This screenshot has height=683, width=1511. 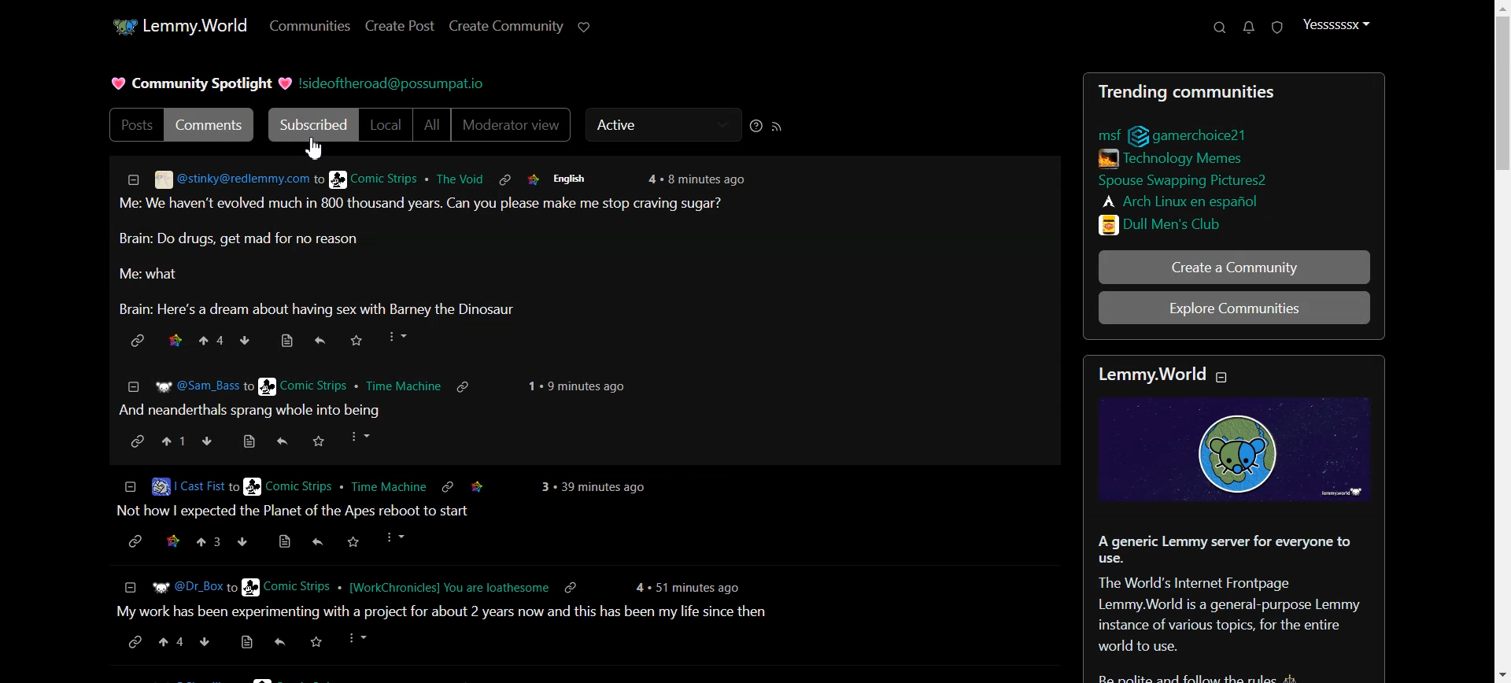 What do you see at coordinates (572, 179) in the screenshot?
I see `english` at bounding box center [572, 179].